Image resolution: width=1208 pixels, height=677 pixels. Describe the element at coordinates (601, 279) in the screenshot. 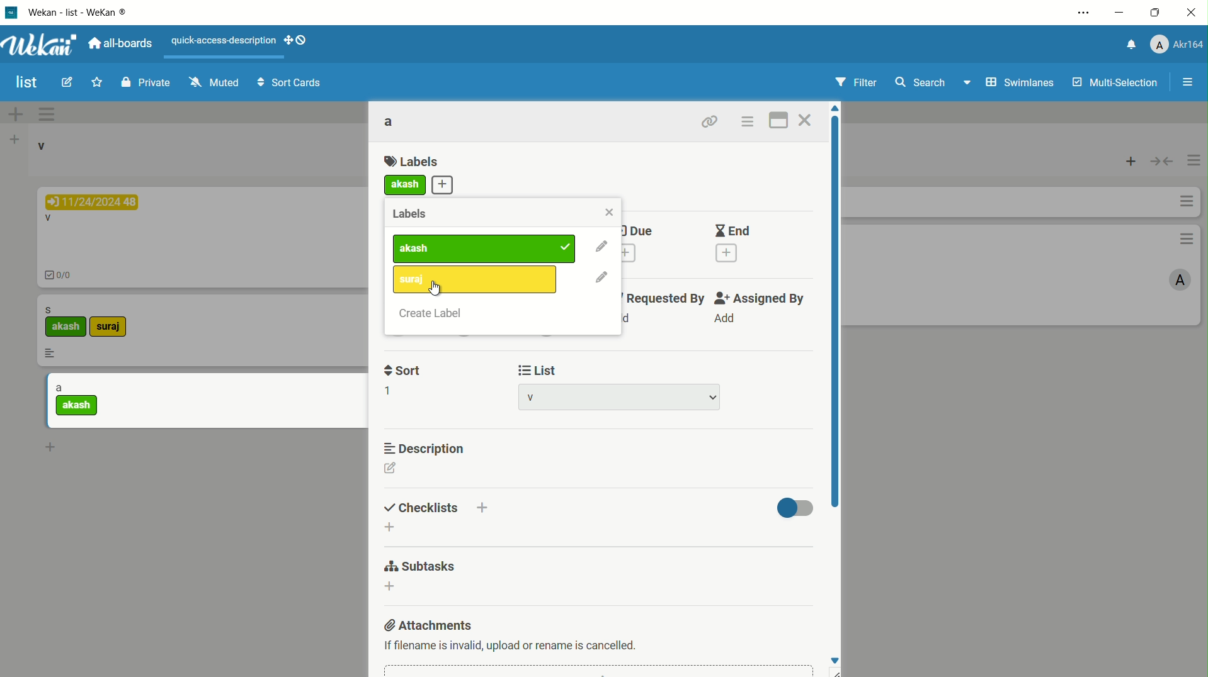

I see `edit` at that location.